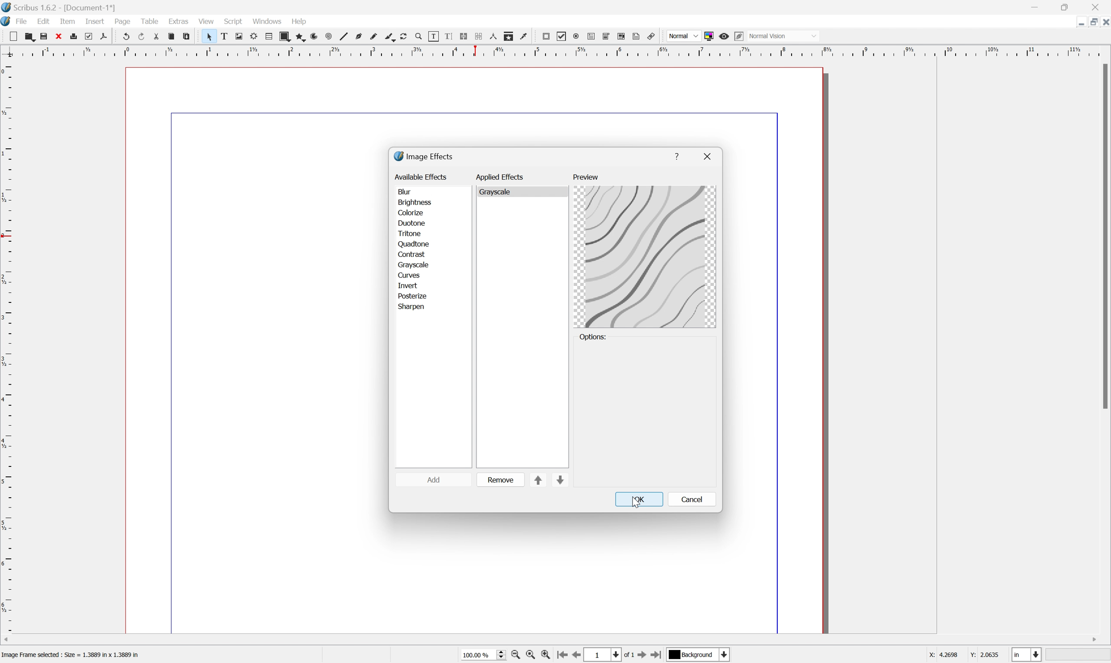  Describe the element at coordinates (481, 36) in the screenshot. I see `Unlink text frames` at that location.